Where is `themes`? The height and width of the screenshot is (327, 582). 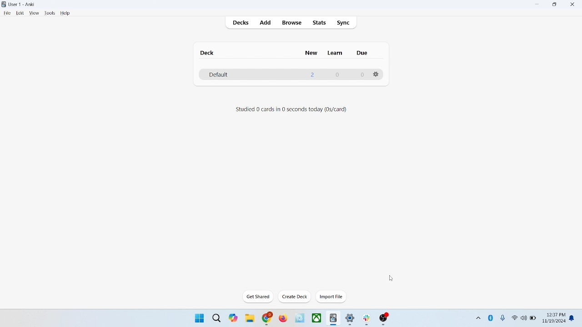 themes is located at coordinates (233, 318).